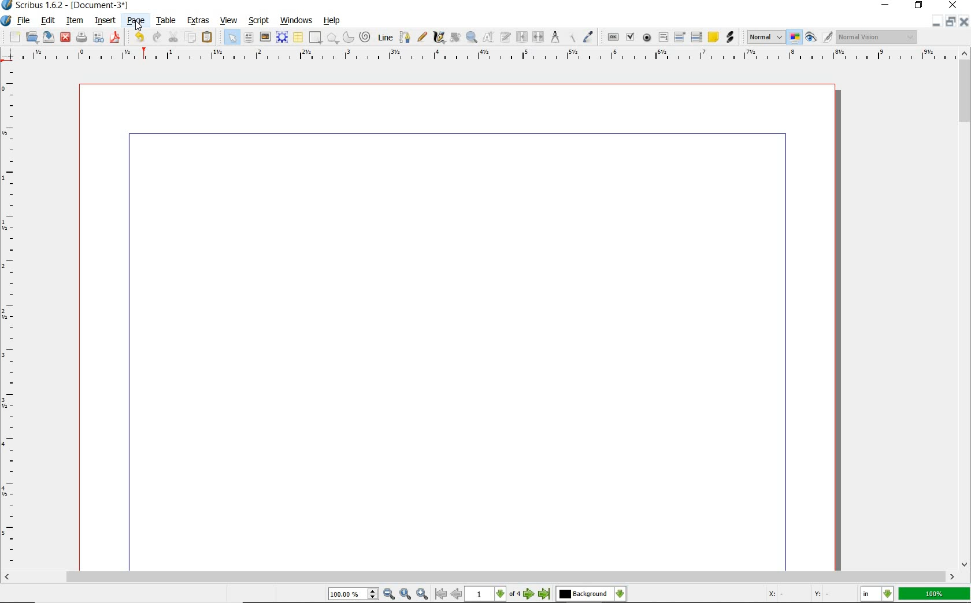  What do you see at coordinates (229, 20) in the screenshot?
I see `view` at bounding box center [229, 20].